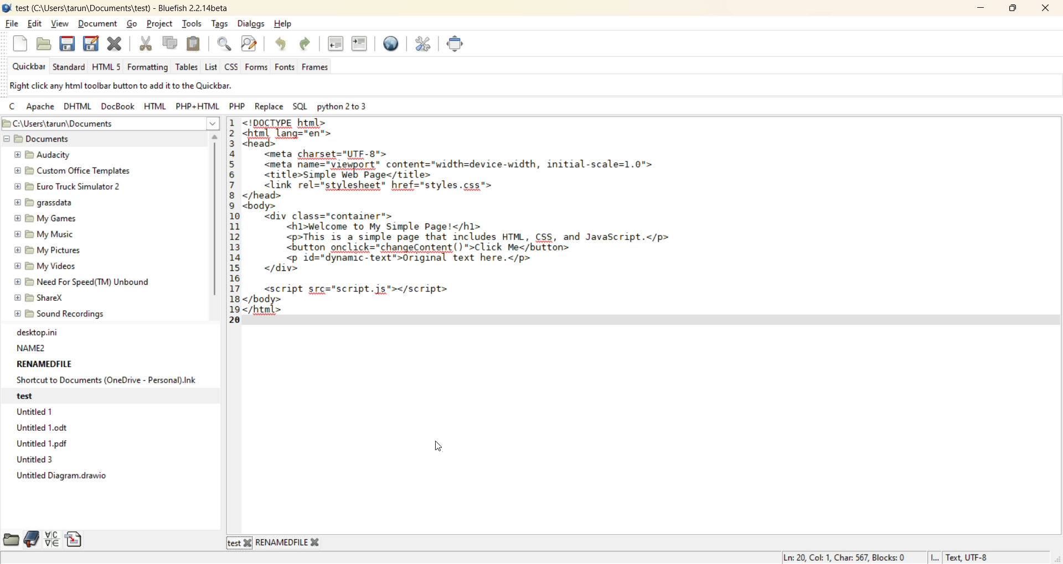 This screenshot has width=1063, height=564. Describe the element at coordinates (39, 108) in the screenshot. I see `apache` at that location.